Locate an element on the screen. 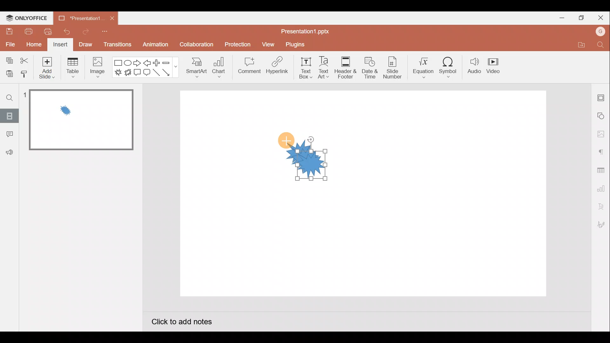  Plus is located at coordinates (156, 63).